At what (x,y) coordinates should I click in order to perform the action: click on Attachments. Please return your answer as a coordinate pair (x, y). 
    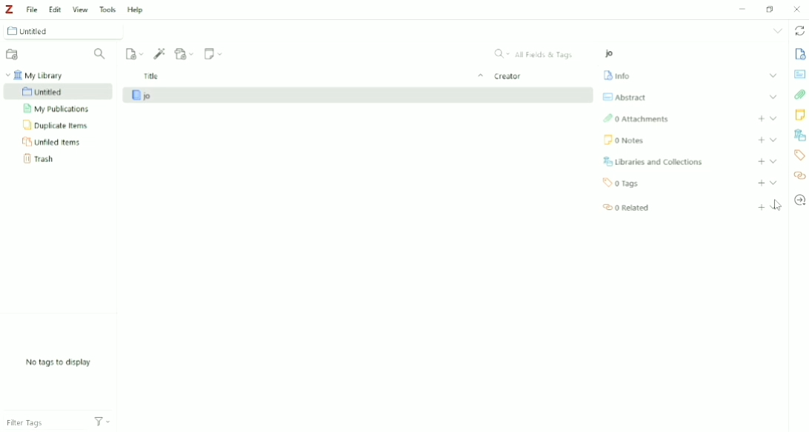
    Looking at the image, I should click on (799, 95).